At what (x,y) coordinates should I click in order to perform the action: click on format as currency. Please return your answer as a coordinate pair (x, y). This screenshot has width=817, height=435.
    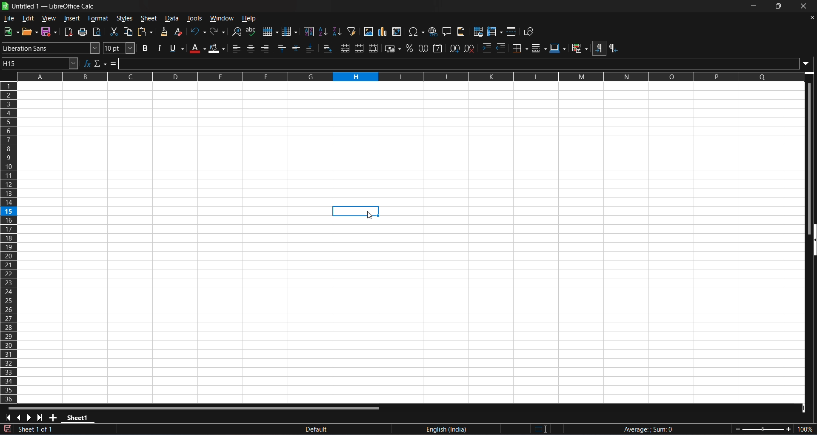
    Looking at the image, I should click on (392, 49).